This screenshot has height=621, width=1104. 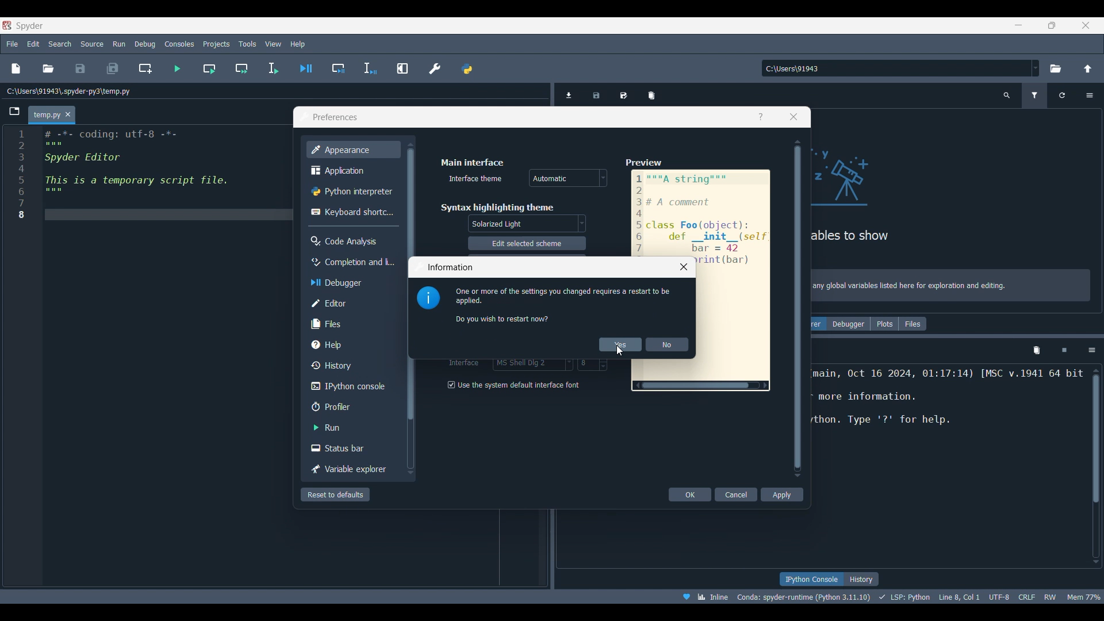 What do you see at coordinates (761, 117) in the screenshot?
I see `Help` at bounding box center [761, 117].